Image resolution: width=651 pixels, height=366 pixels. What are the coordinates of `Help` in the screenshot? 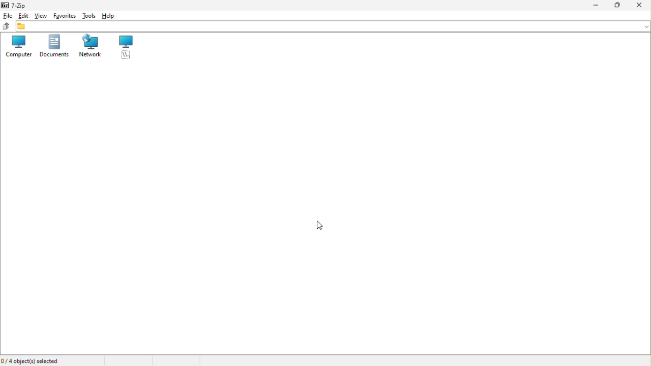 It's located at (111, 14).